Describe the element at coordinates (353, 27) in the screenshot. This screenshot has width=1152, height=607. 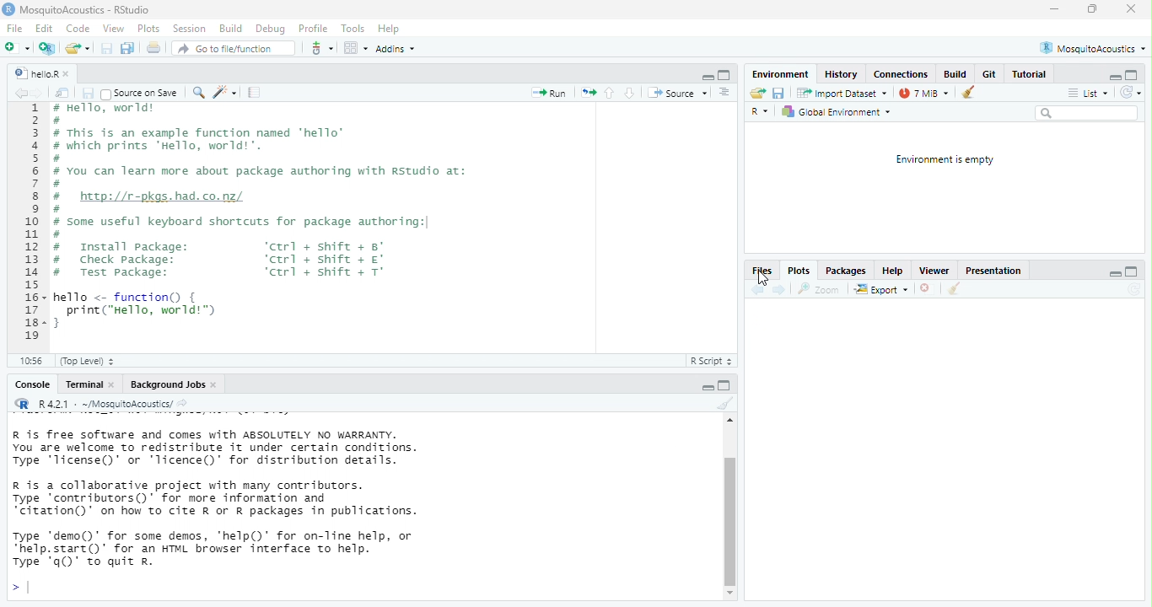
I see `Tools` at that location.